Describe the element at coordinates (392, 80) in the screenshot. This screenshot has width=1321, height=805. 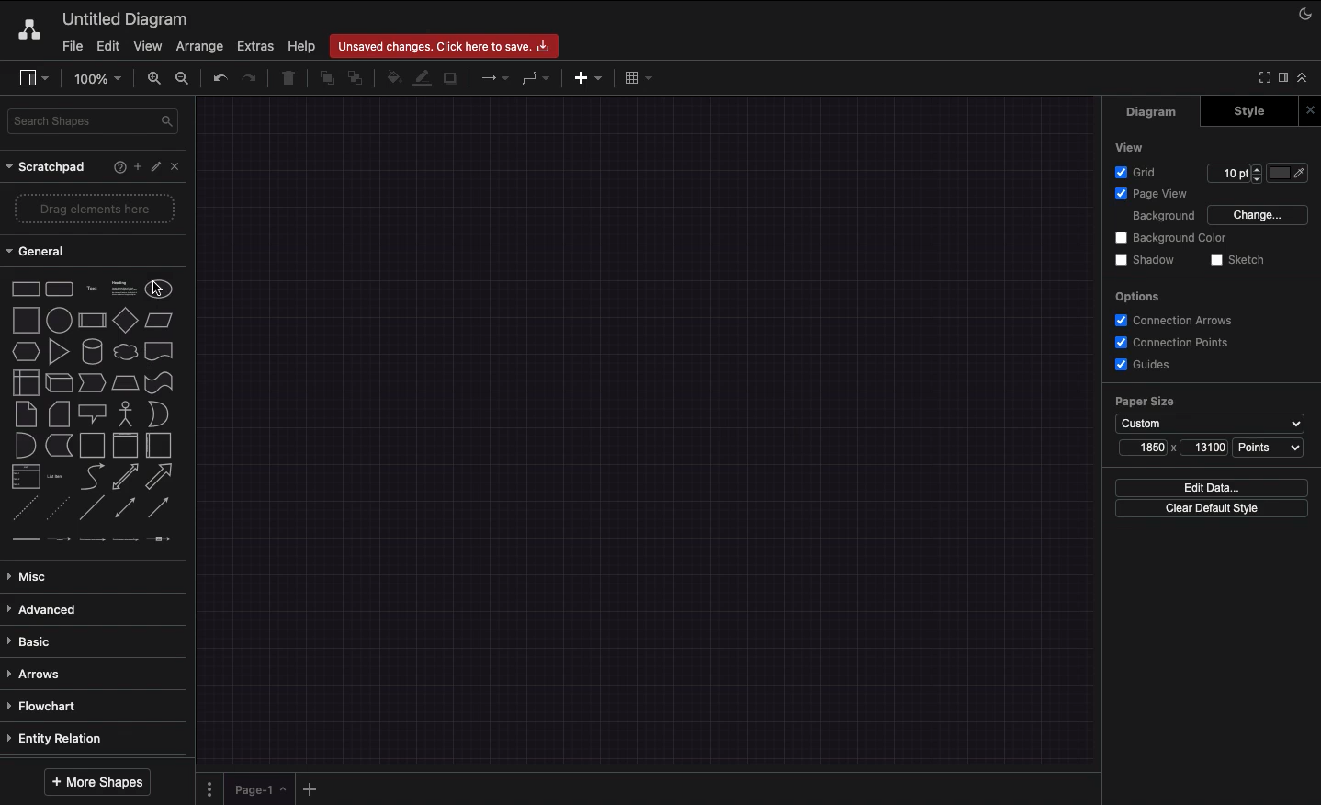
I see `Fill color` at that location.